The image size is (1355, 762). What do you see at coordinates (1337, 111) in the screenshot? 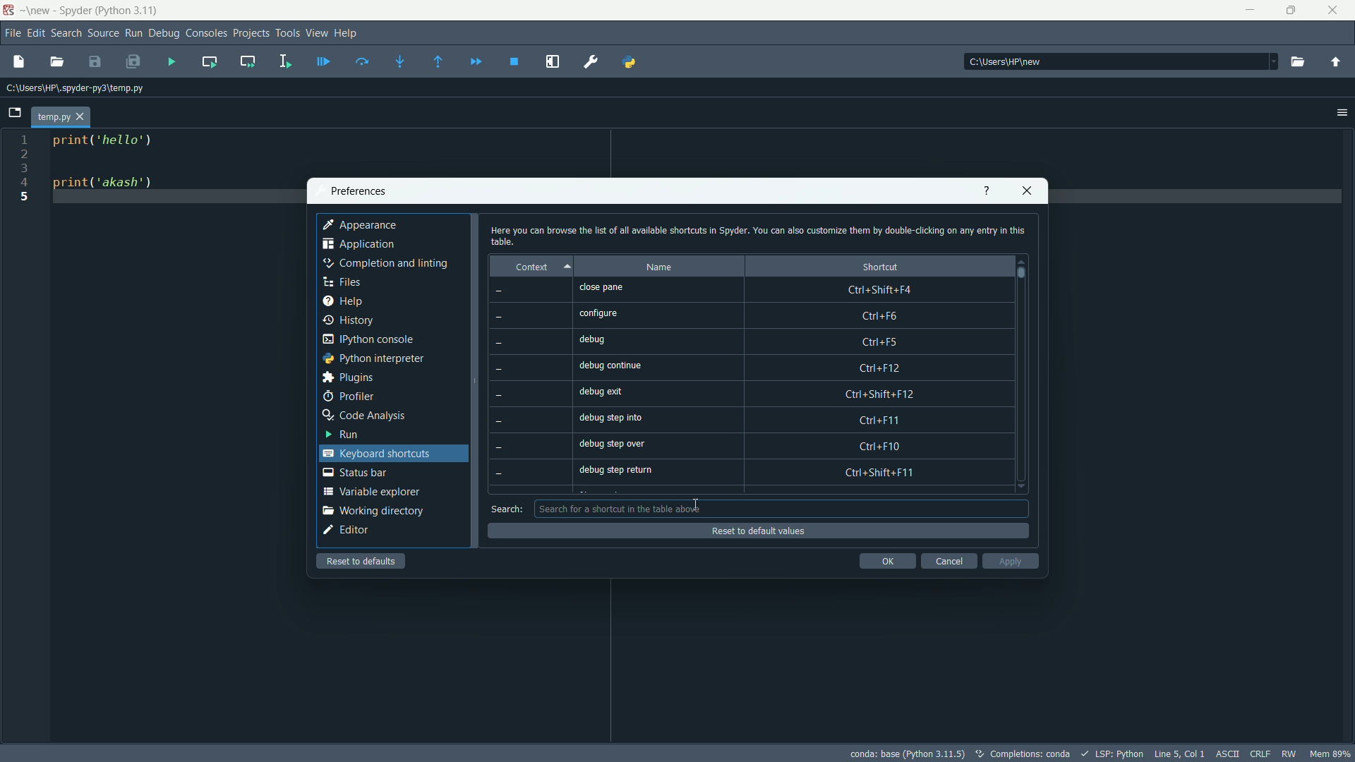
I see `options` at bounding box center [1337, 111].